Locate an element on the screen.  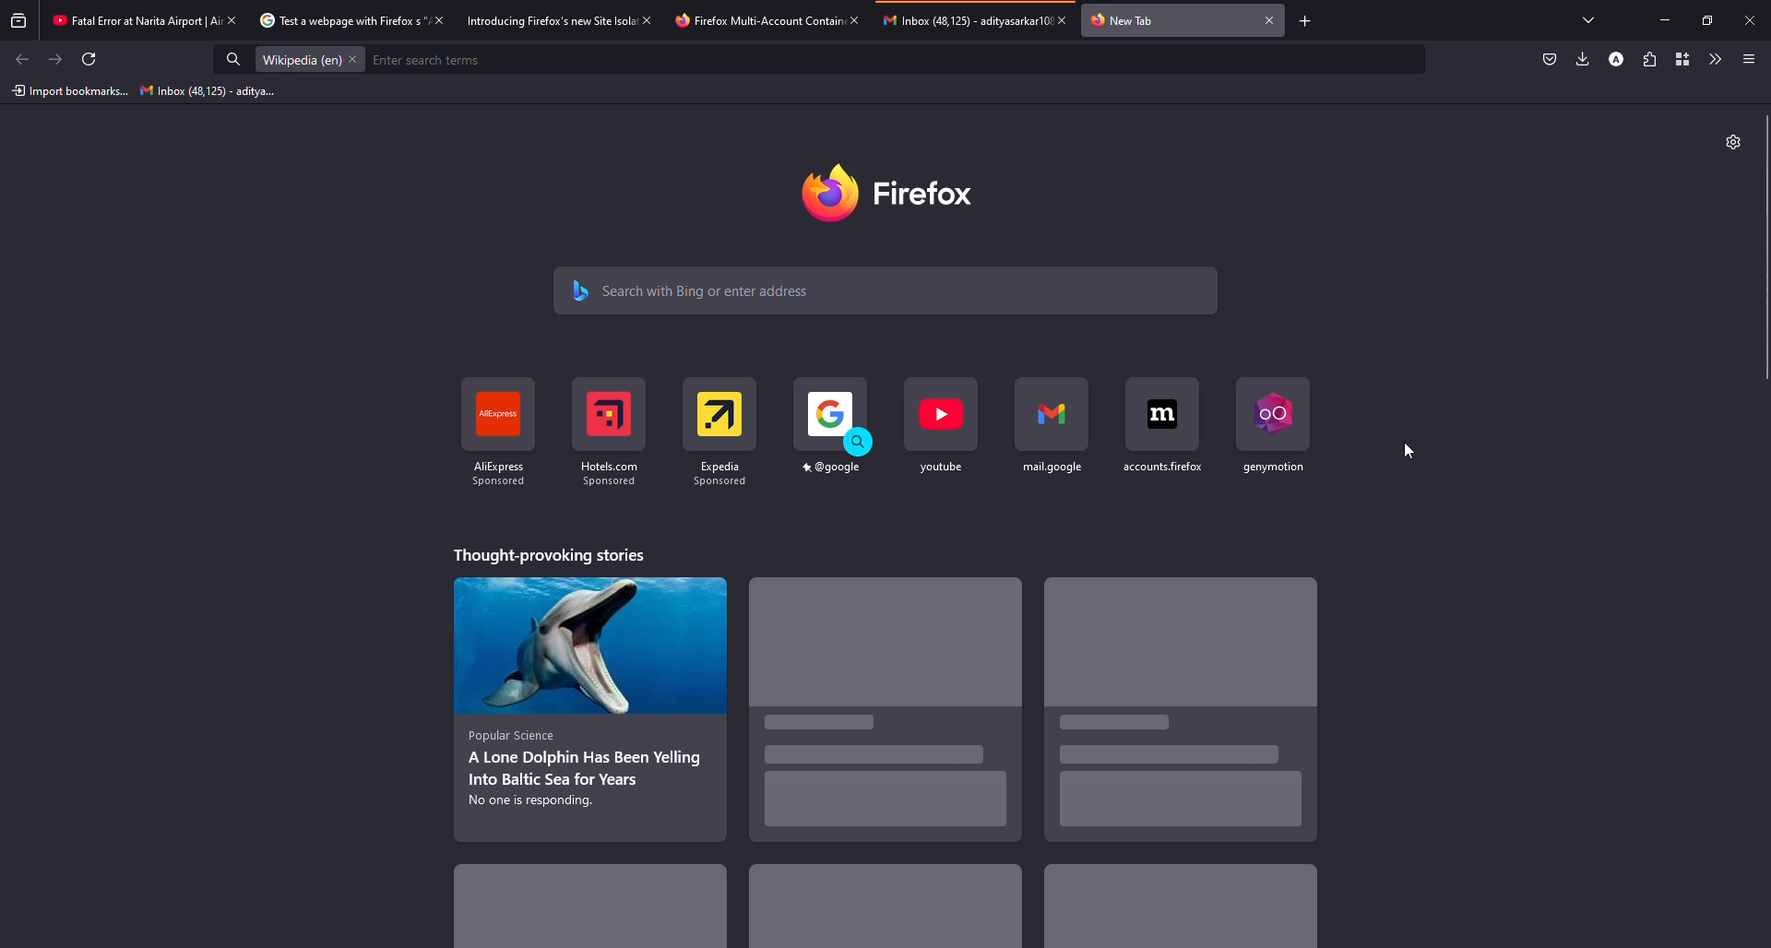
shortcutAliExpress sponsored is located at coordinates (495, 434).